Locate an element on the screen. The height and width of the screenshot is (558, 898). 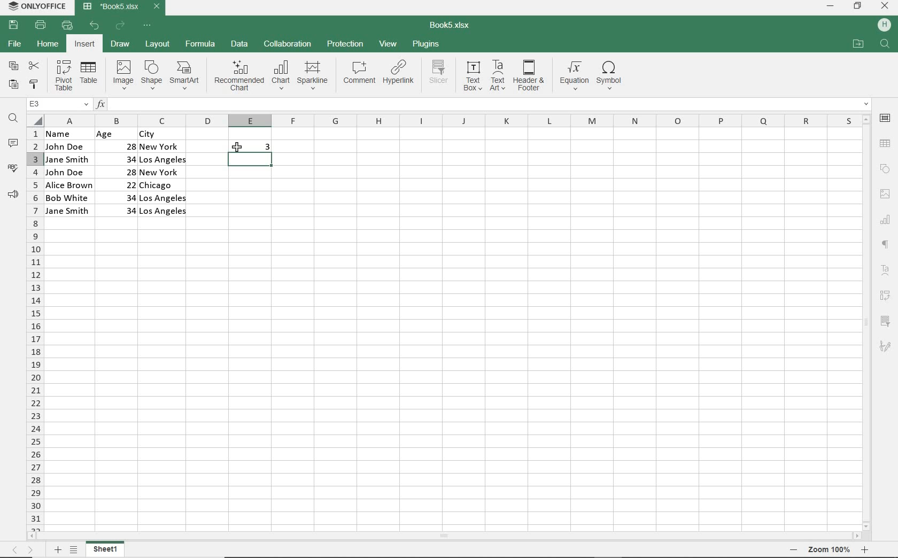
RECOMMENDED CHART is located at coordinates (238, 77).